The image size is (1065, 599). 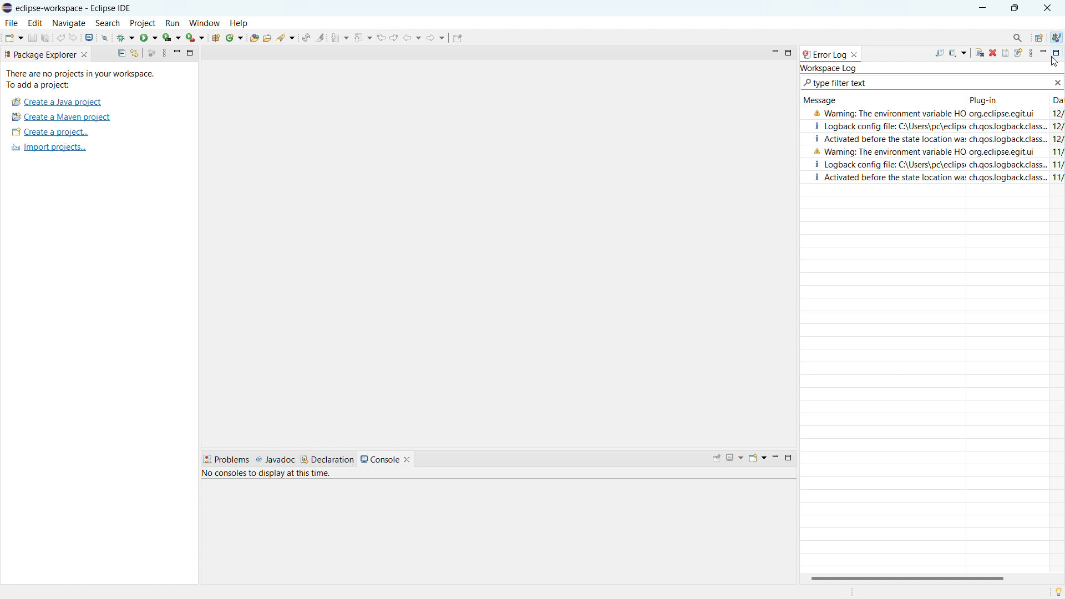 What do you see at coordinates (993, 53) in the screenshot?
I see `delete log` at bounding box center [993, 53].